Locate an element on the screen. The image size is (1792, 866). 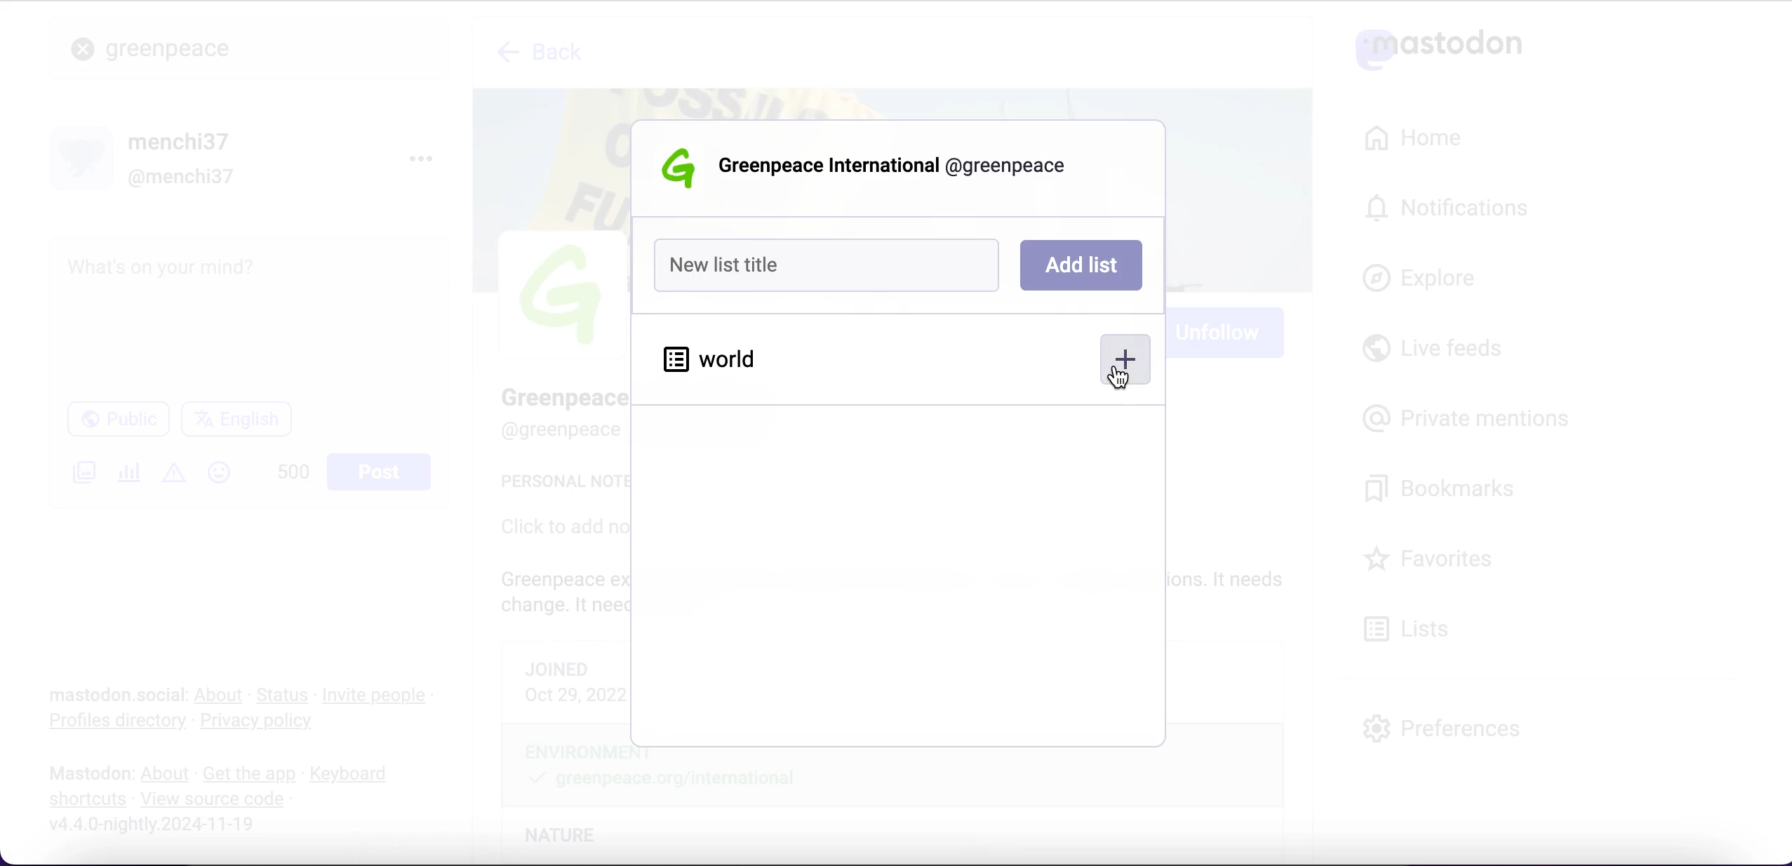
notifications is located at coordinates (1454, 207).